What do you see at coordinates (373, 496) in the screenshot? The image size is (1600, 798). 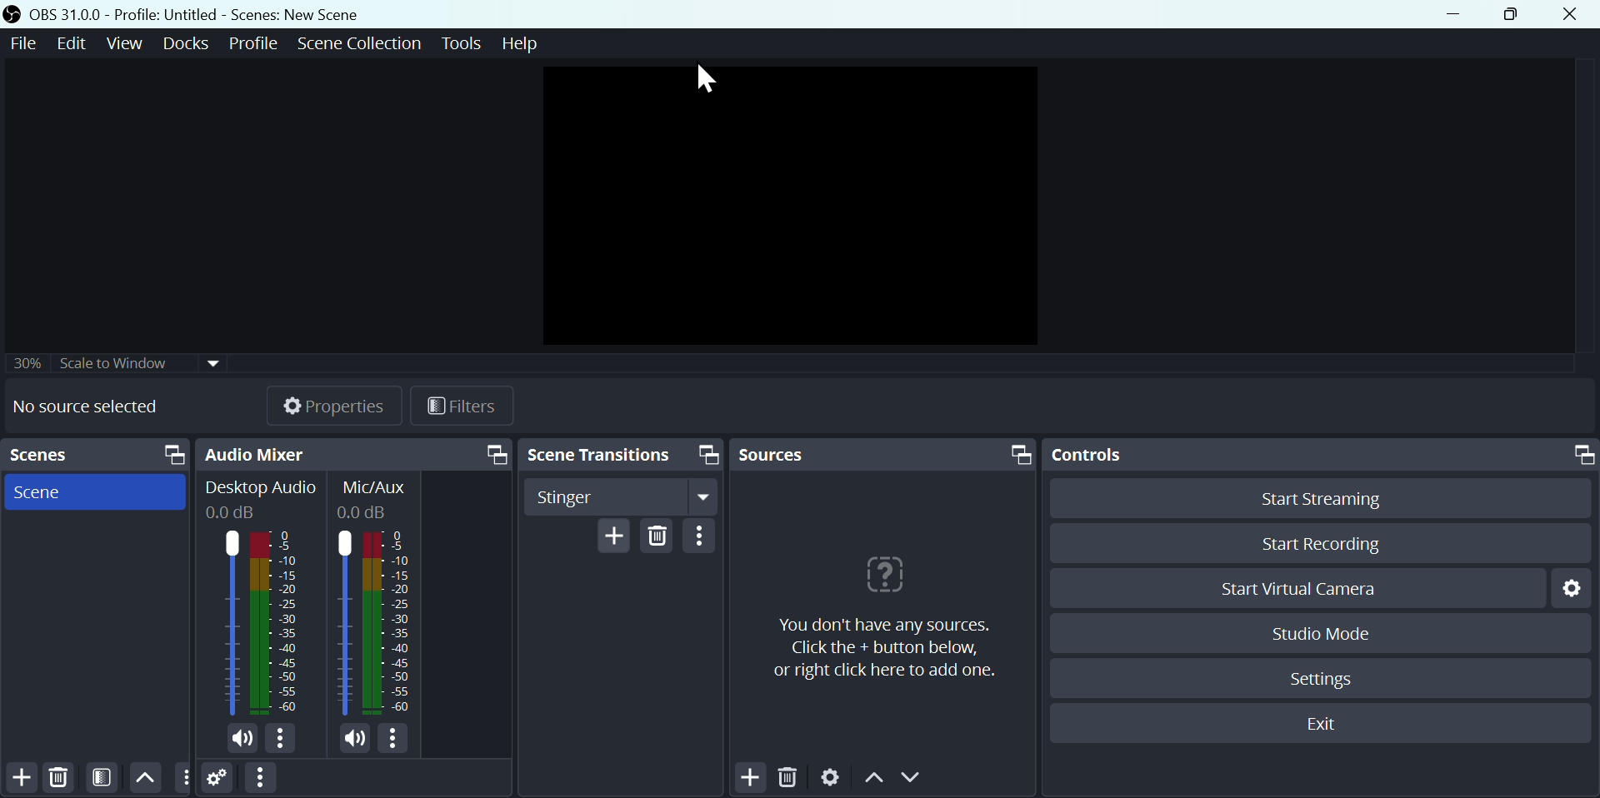 I see `Mic/Aux` at bounding box center [373, 496].